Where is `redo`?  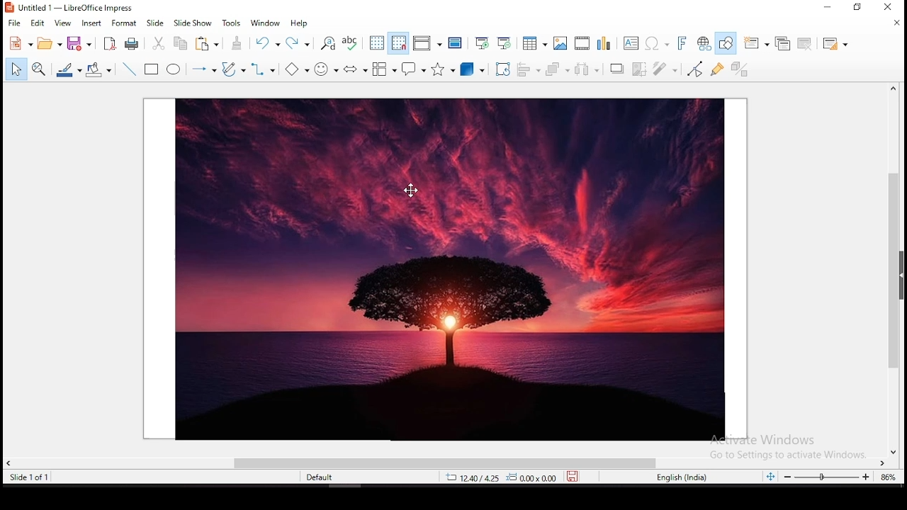
redo is located at coordinates (298, 42).